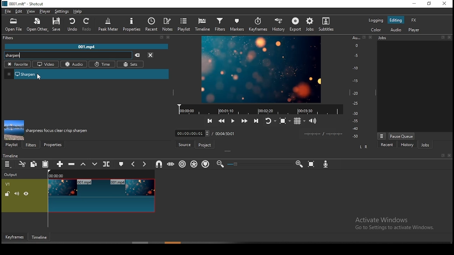 The height and width of the screenshot is (255, 454). What do you see at coordinates (57, 164) in the screenshot?
I see `append` at bounding box center [57, 164].